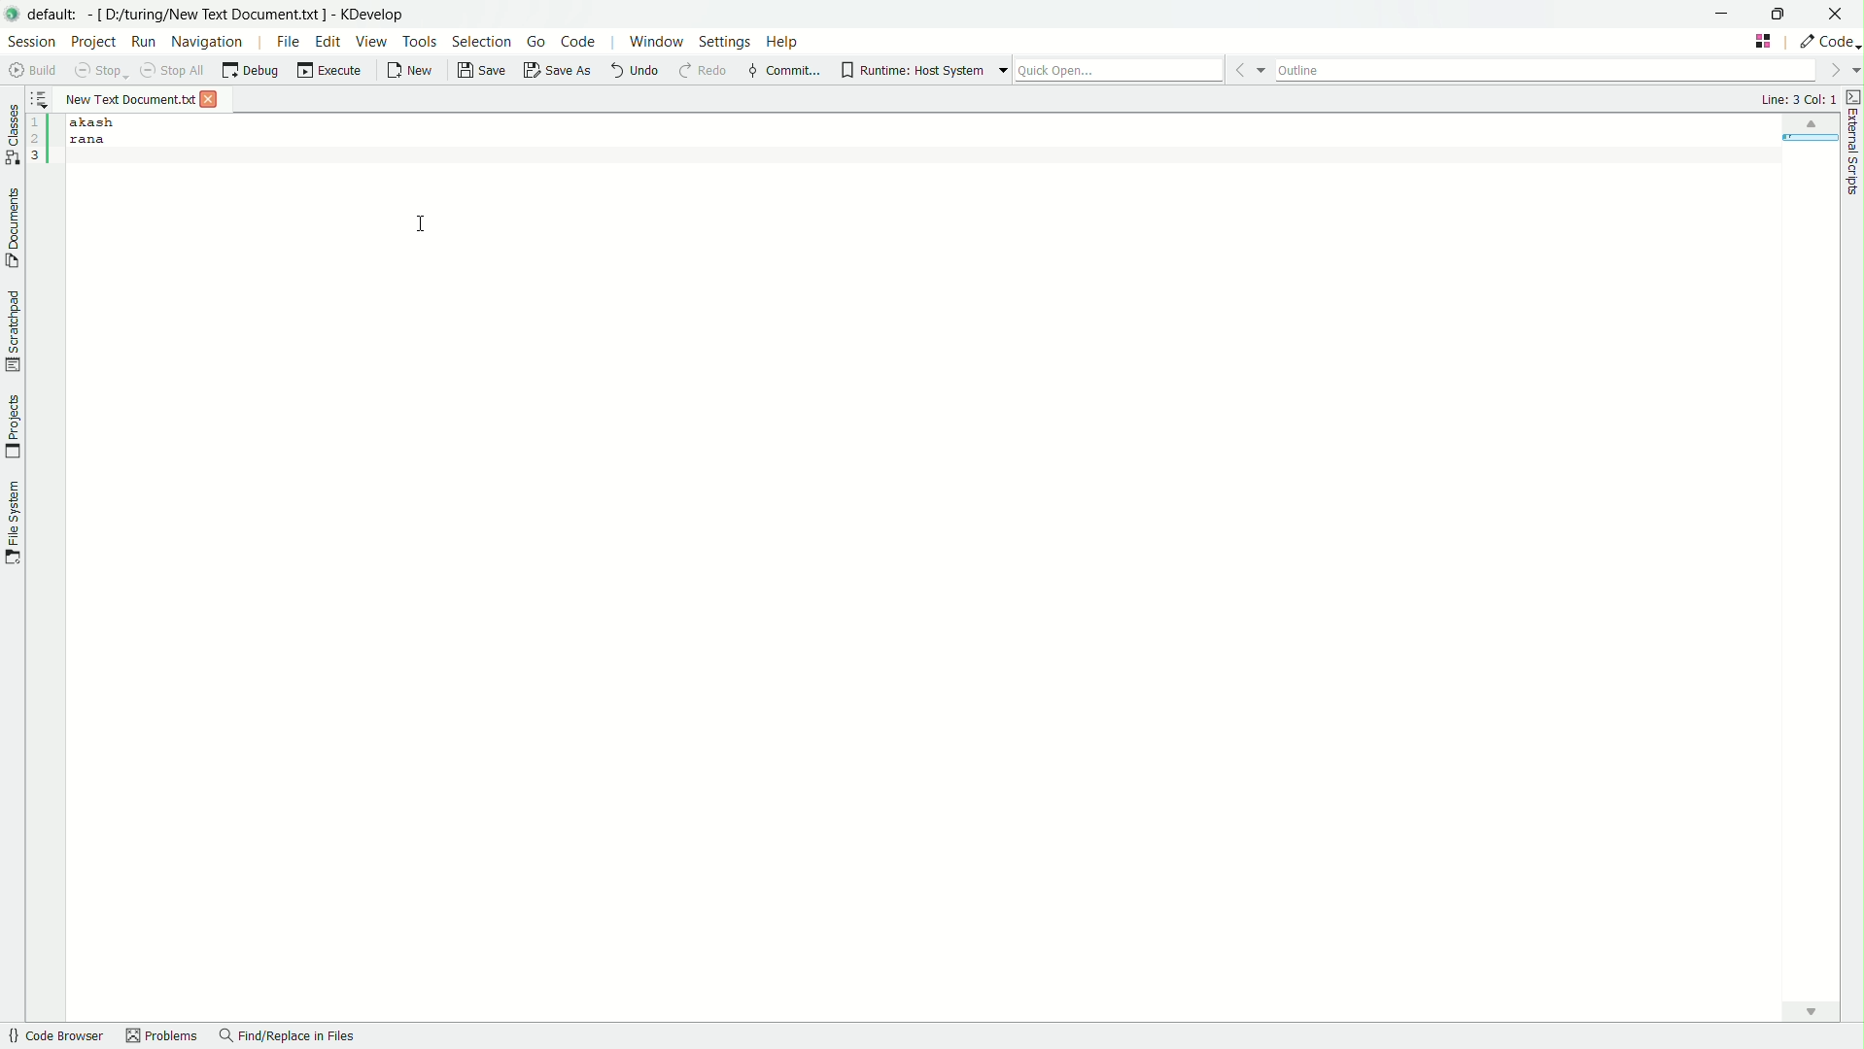 This screenshot has height=1049, width=1864. What do you see at coordinates (536, 41) in the screenshot?
I see `go menu` at bounding box center [536, 41].